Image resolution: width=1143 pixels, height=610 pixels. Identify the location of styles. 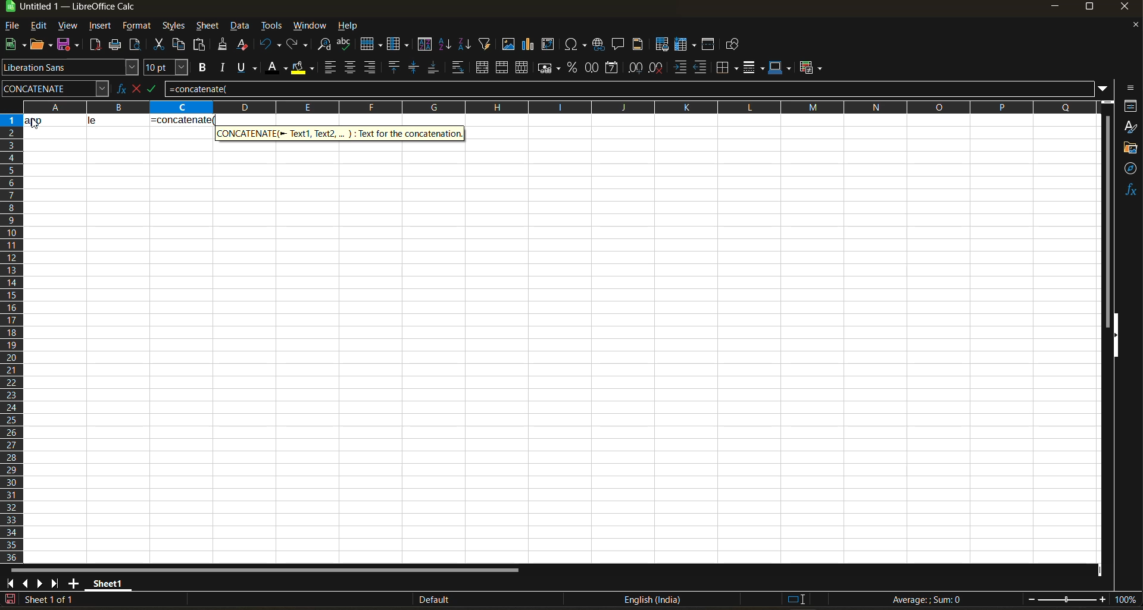
(1130, 128).